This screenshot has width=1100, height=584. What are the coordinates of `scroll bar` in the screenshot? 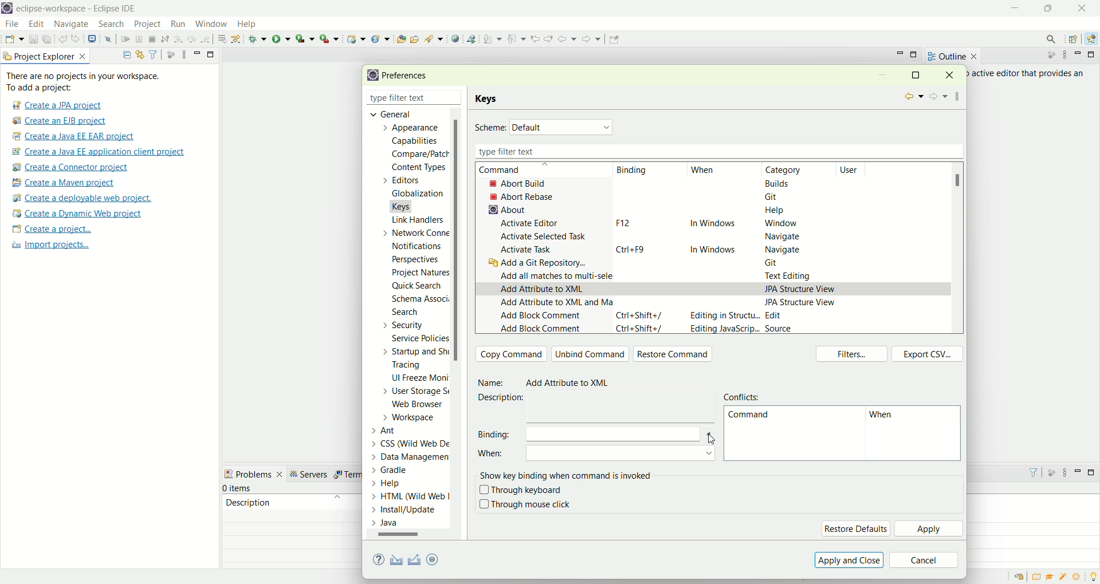 It's located at (403, 536).